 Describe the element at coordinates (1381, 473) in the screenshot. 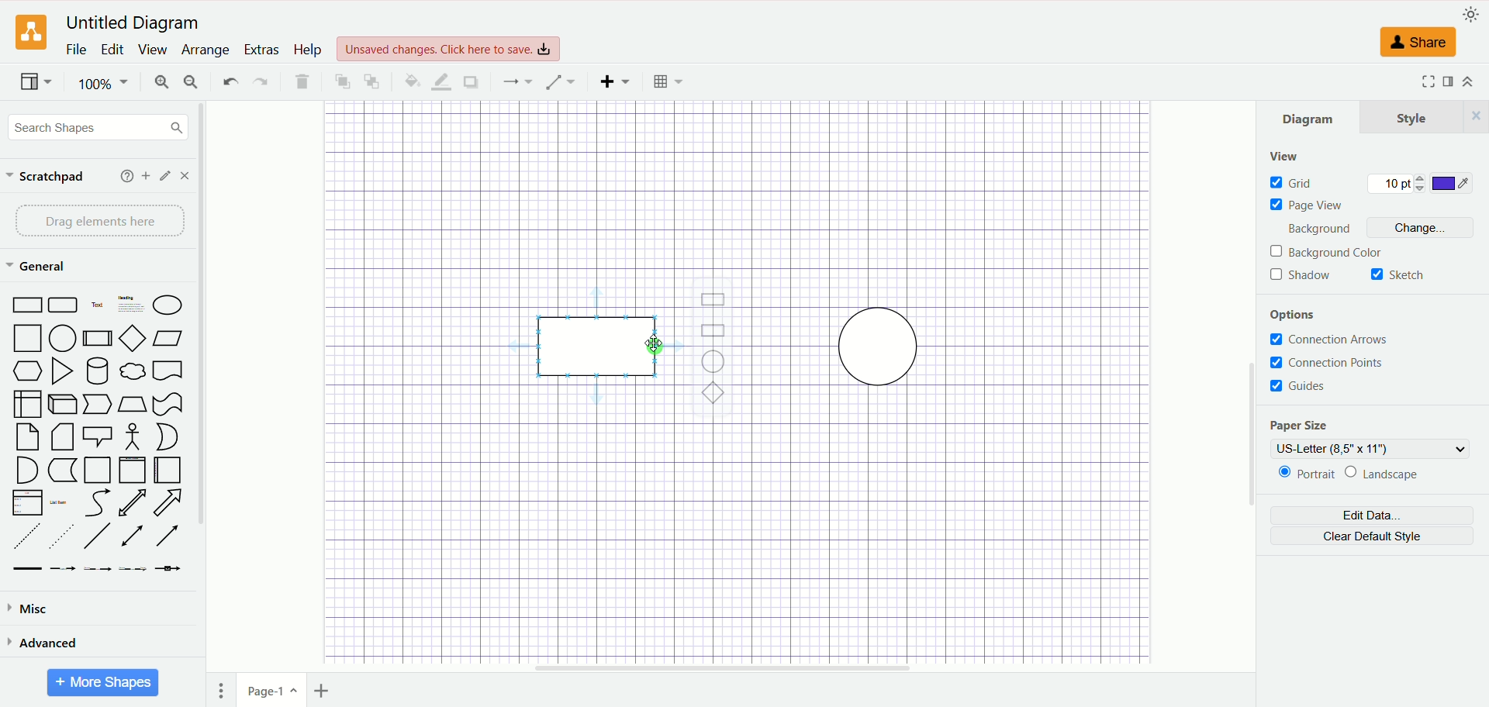

I see `landscape` at that location.